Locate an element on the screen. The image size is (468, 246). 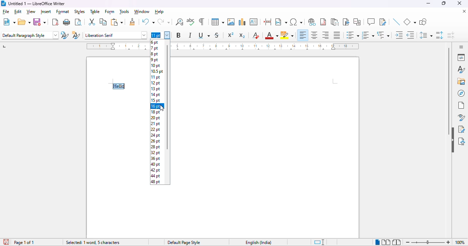
18 pt is located at coordinates (155, 113).